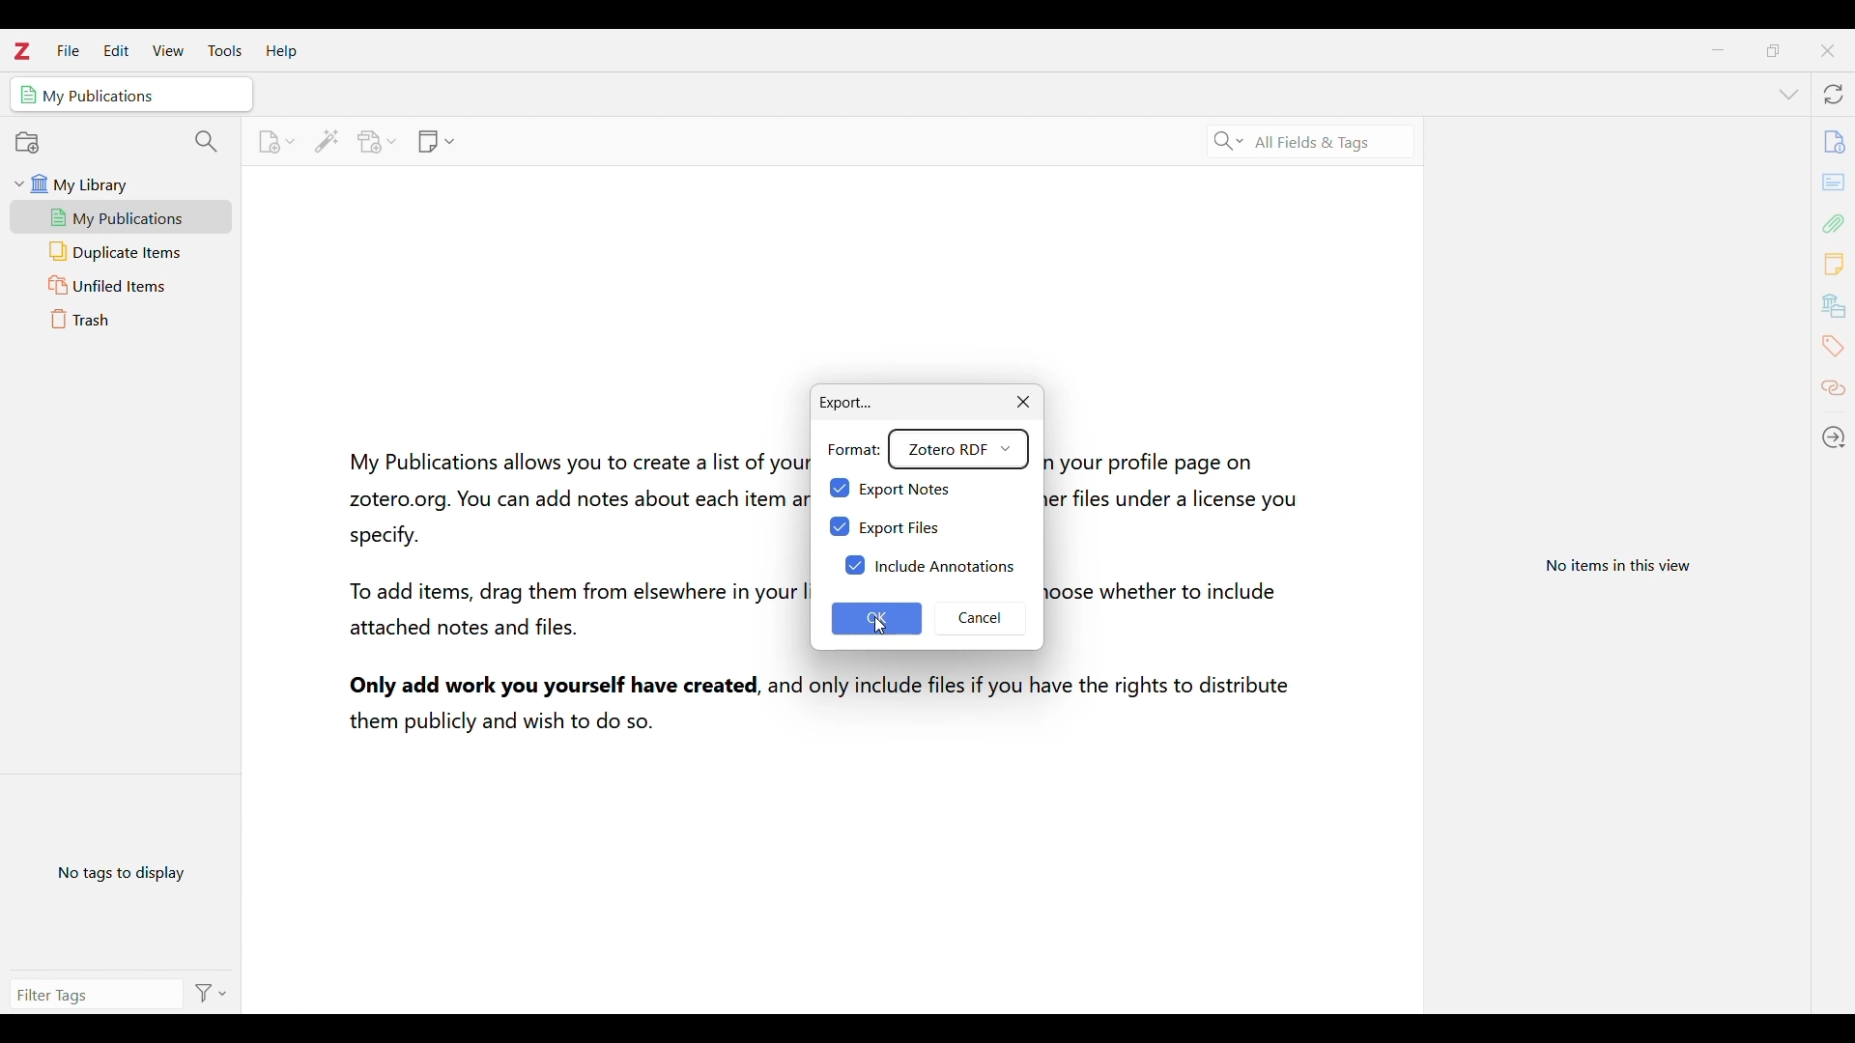 The image size is (1855, 1043). What do you see at coordinates (1834, 345) in the screenshot?
I see `Tags` at bounding box center [1834, 345].